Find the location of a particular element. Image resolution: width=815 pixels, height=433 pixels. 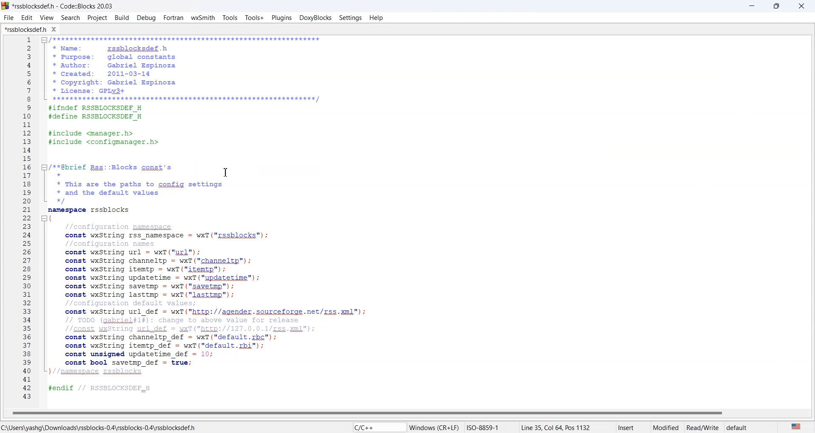

Plugins is located at coordinates (282, 18).